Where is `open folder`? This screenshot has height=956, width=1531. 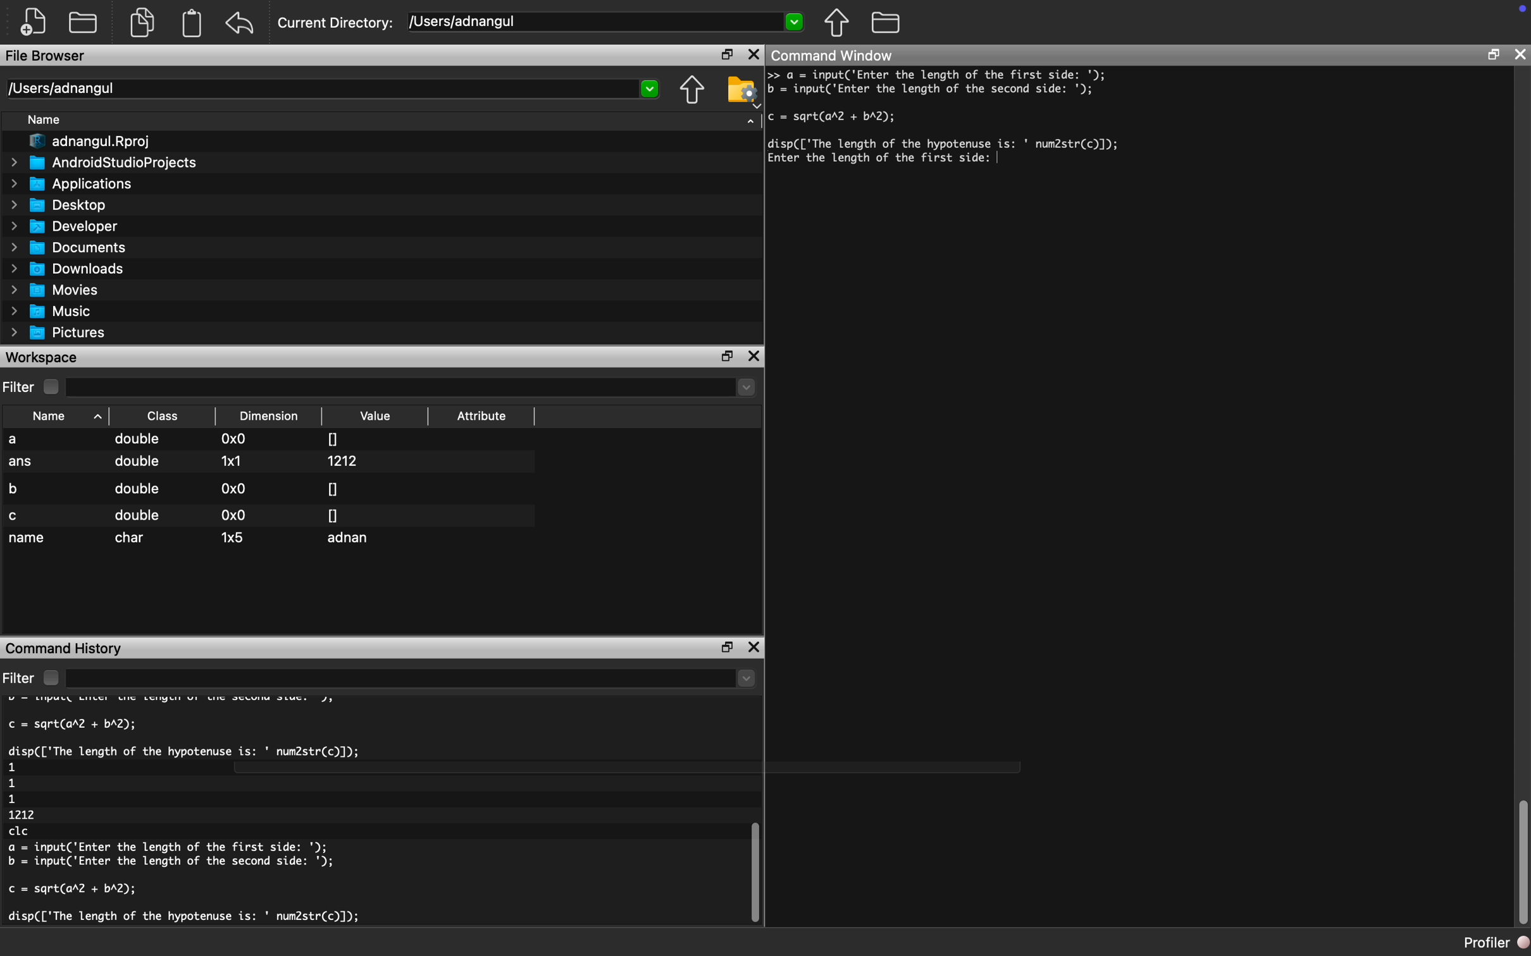
open folder is located at coordinates (85, 21).